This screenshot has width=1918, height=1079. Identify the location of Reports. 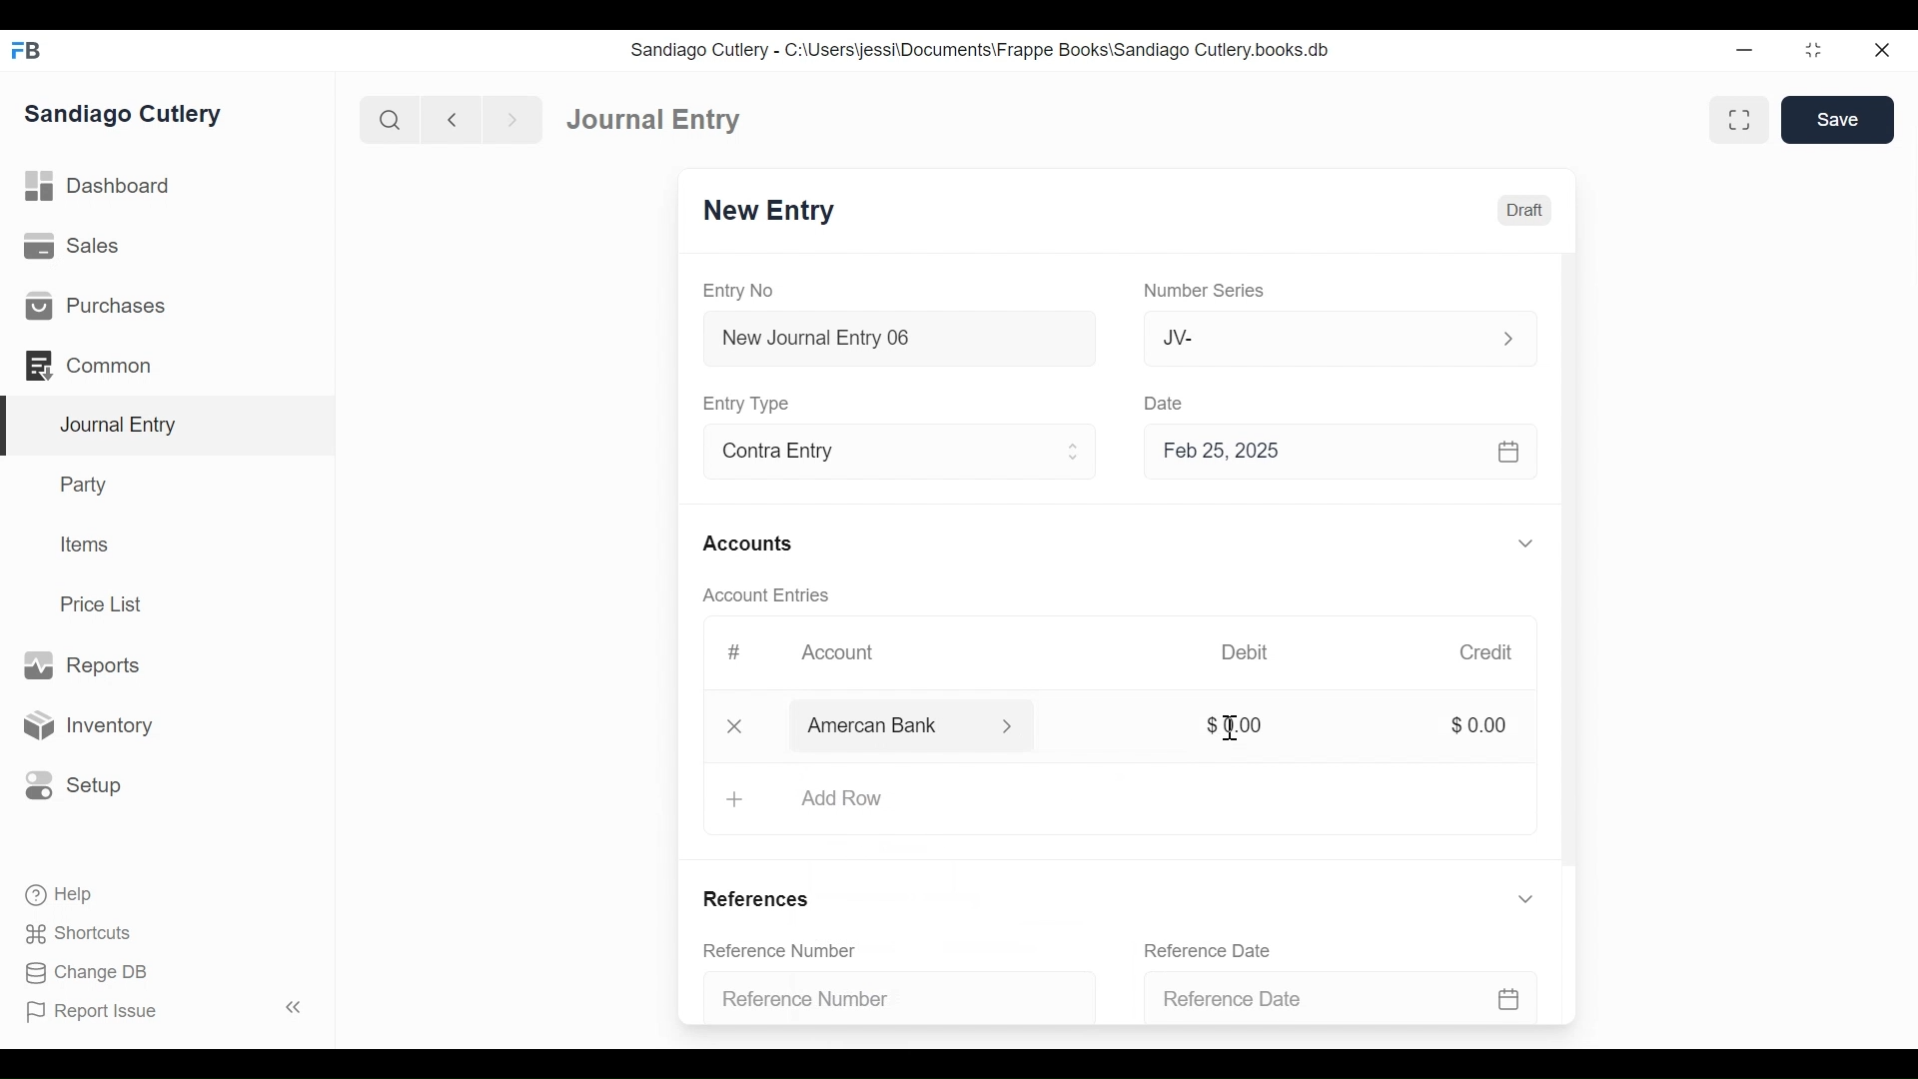
(81, 666).